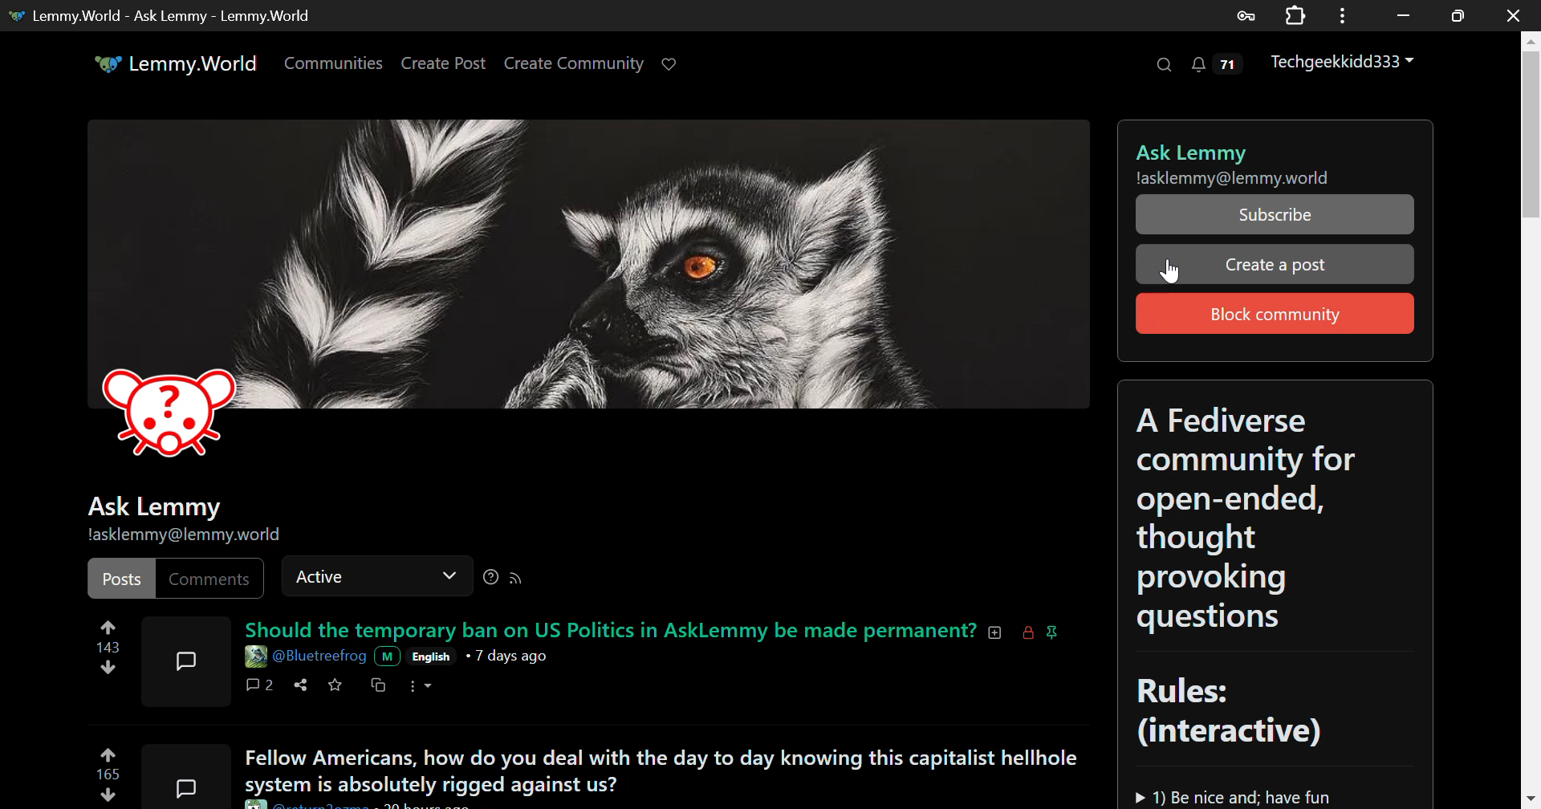 The height and width of the screenshot is (809, 1541). What do you see at coordinates (108, 773) in the screenshot?
I see `Post Vote Counter` at bounding box center [108, 773].